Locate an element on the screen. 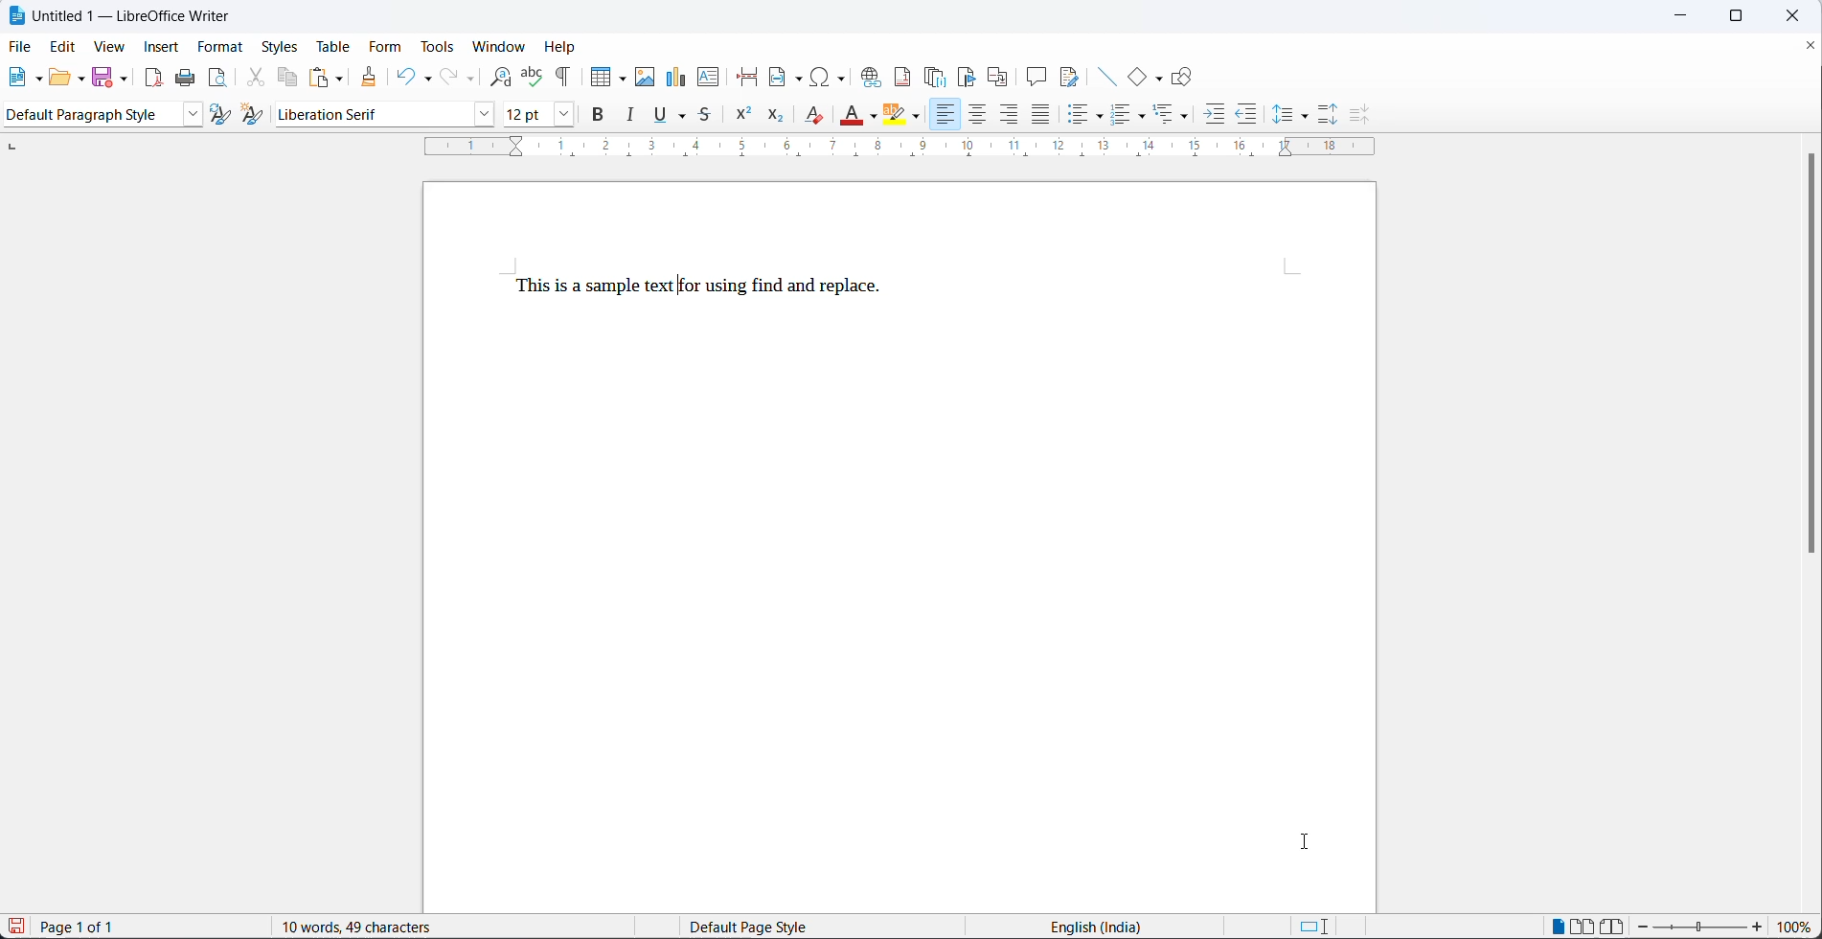 Image resolution: width=1822 pixels, height=939 pixels. minimize is located at coordinates (1690, 14).